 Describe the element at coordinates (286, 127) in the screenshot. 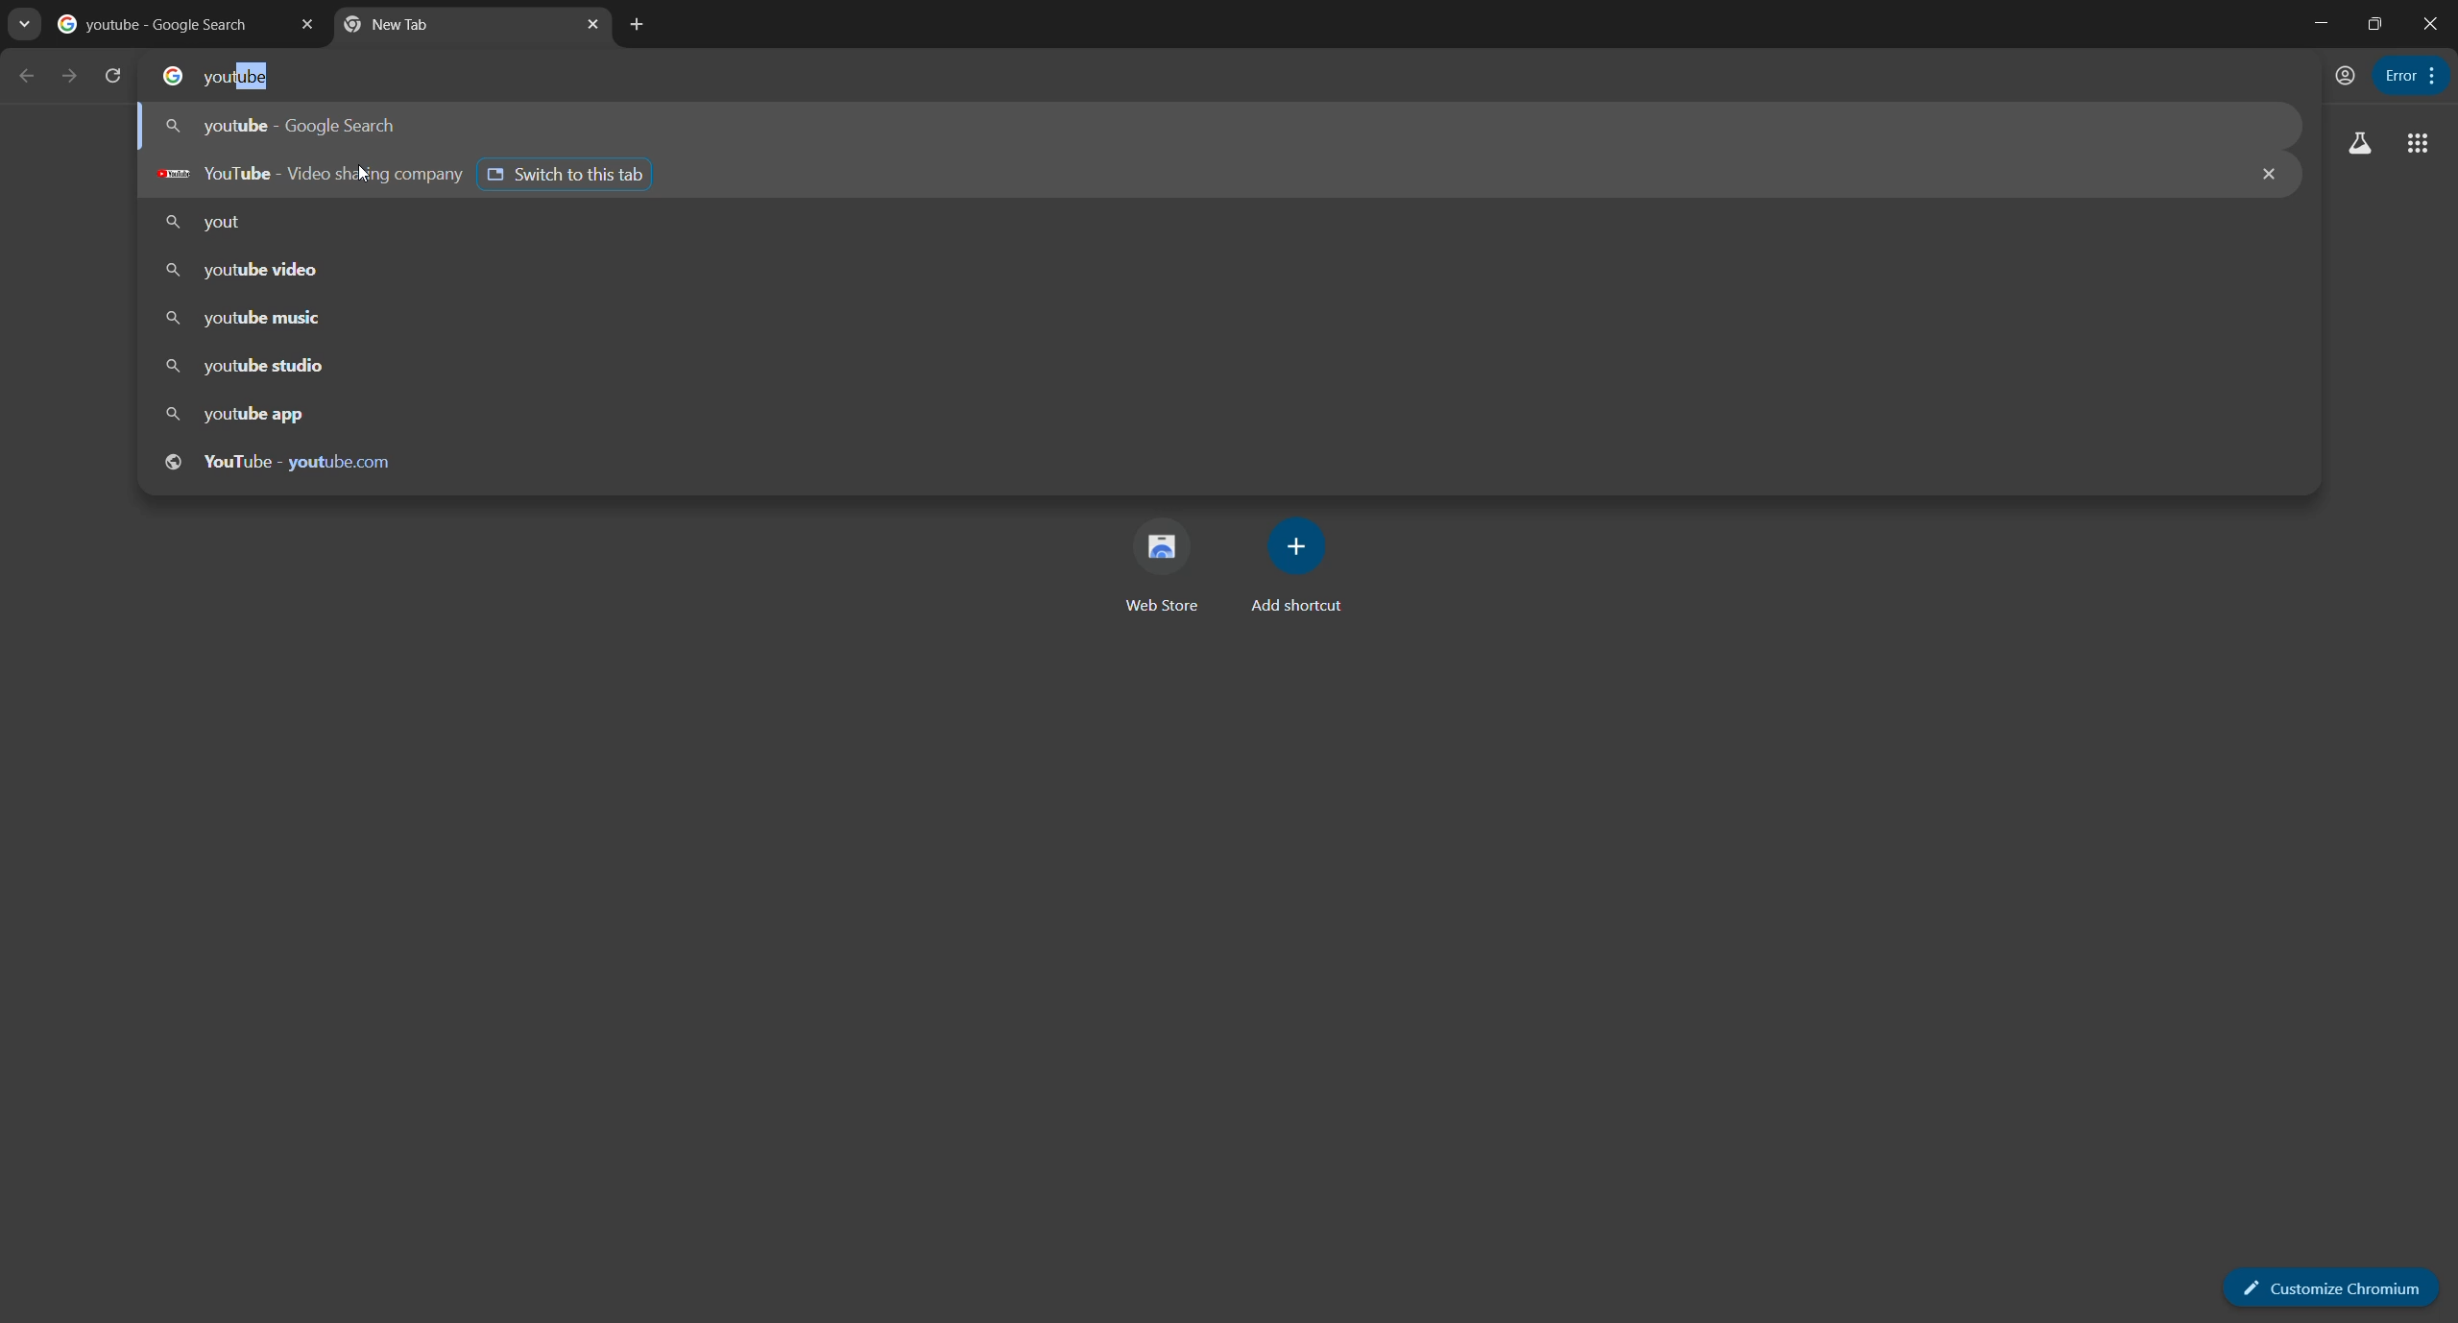

I see `youtube google search` at that location.